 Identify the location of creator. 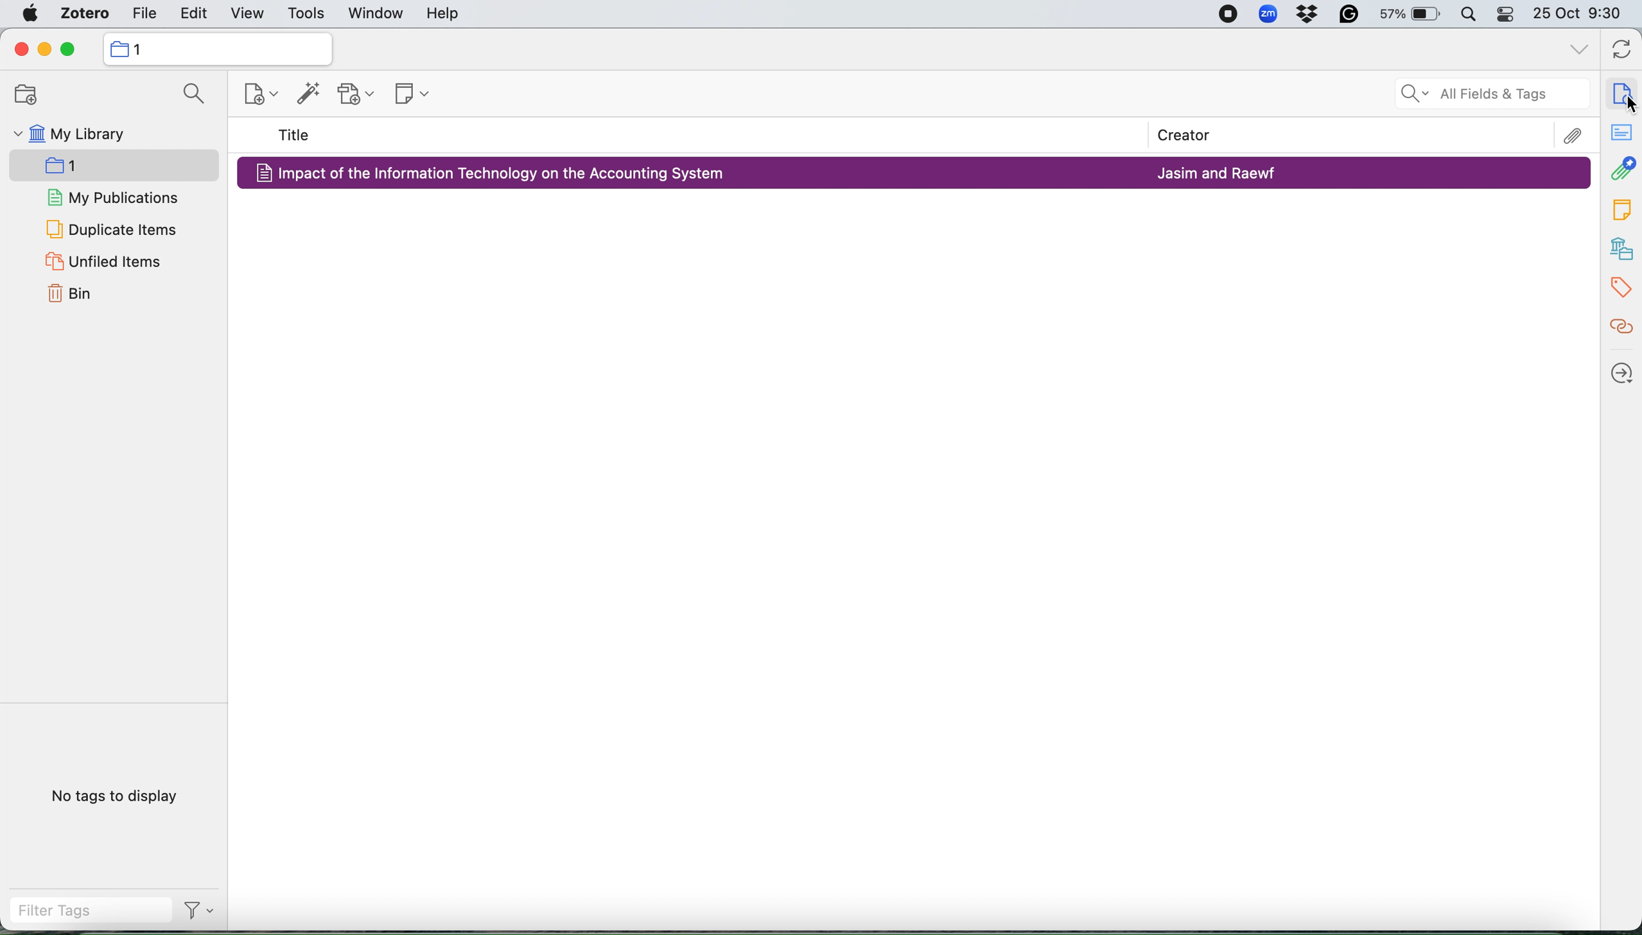
(1197, 135).